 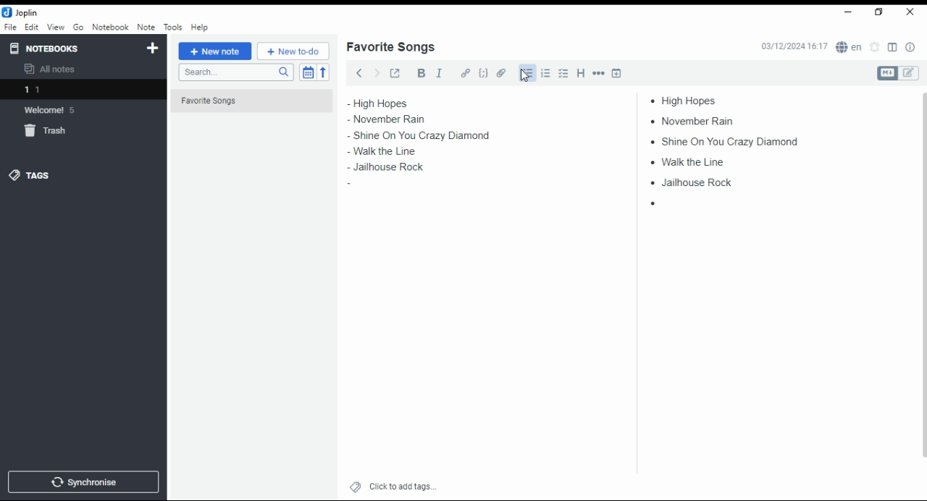 What do you see at coordinates (390, 48) in the screenshot?
I see `list name` at bounding box center [390, 48].